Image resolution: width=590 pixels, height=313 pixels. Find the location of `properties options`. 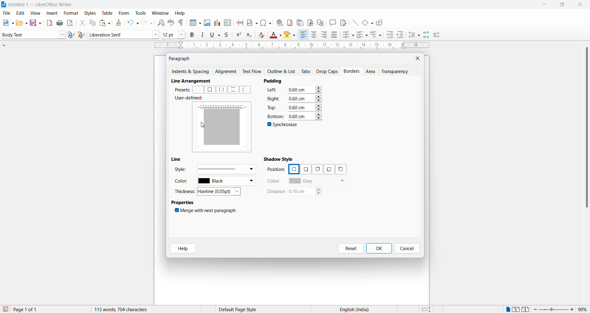

properties options is located at coordinates (183, 203).